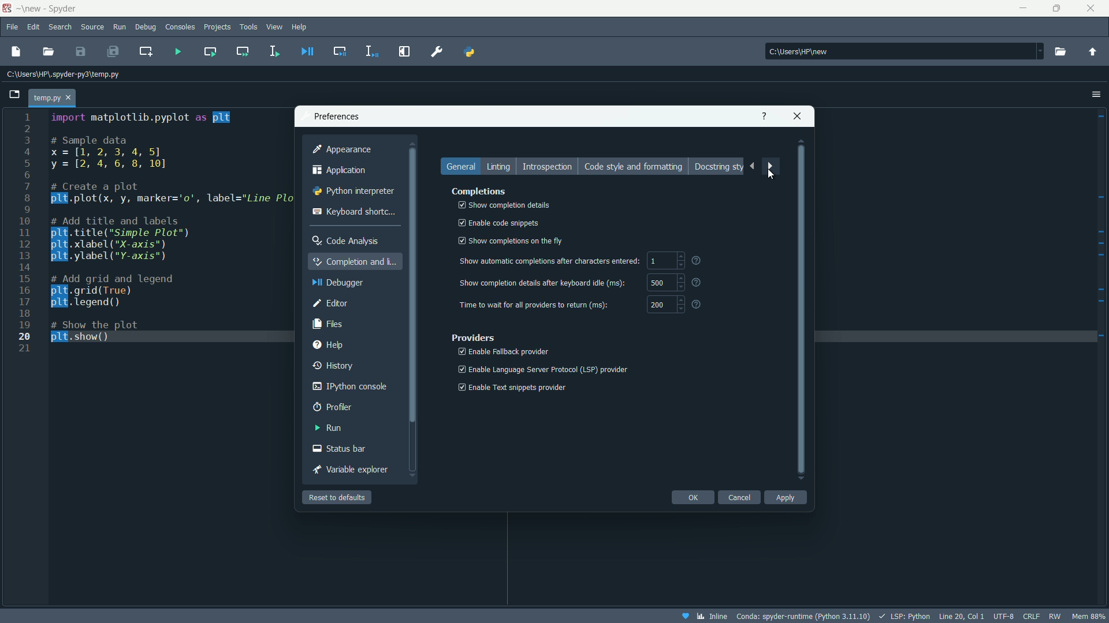  Describe the element at coordinates (654, 261) in the screenshot. I see `1` at that location.